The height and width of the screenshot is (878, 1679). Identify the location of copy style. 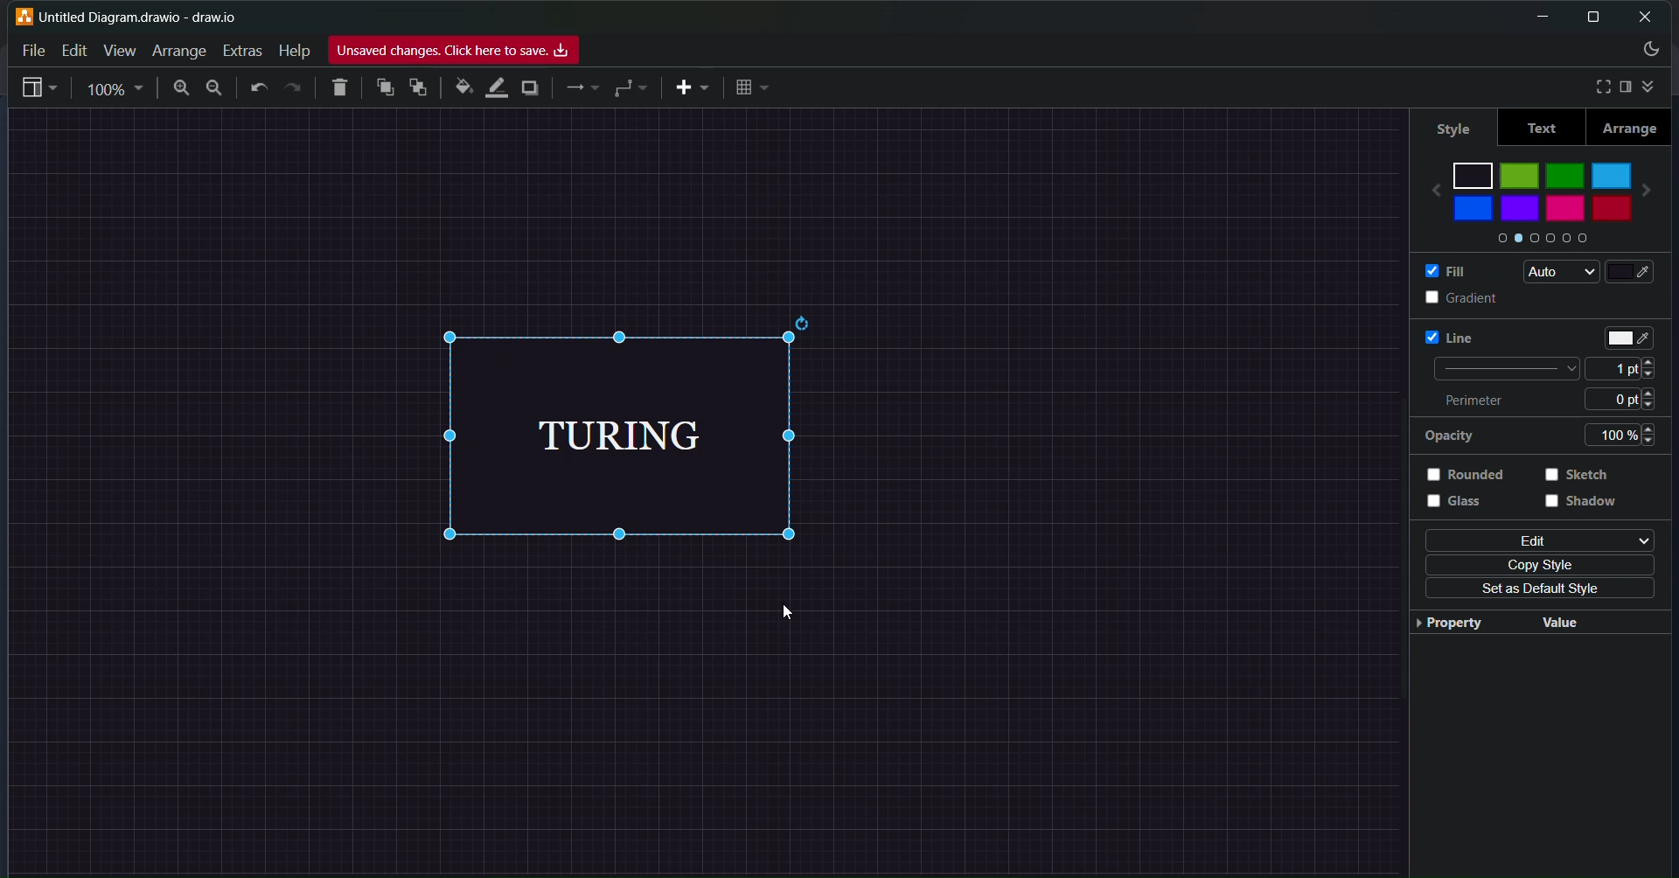
(1543, 564).